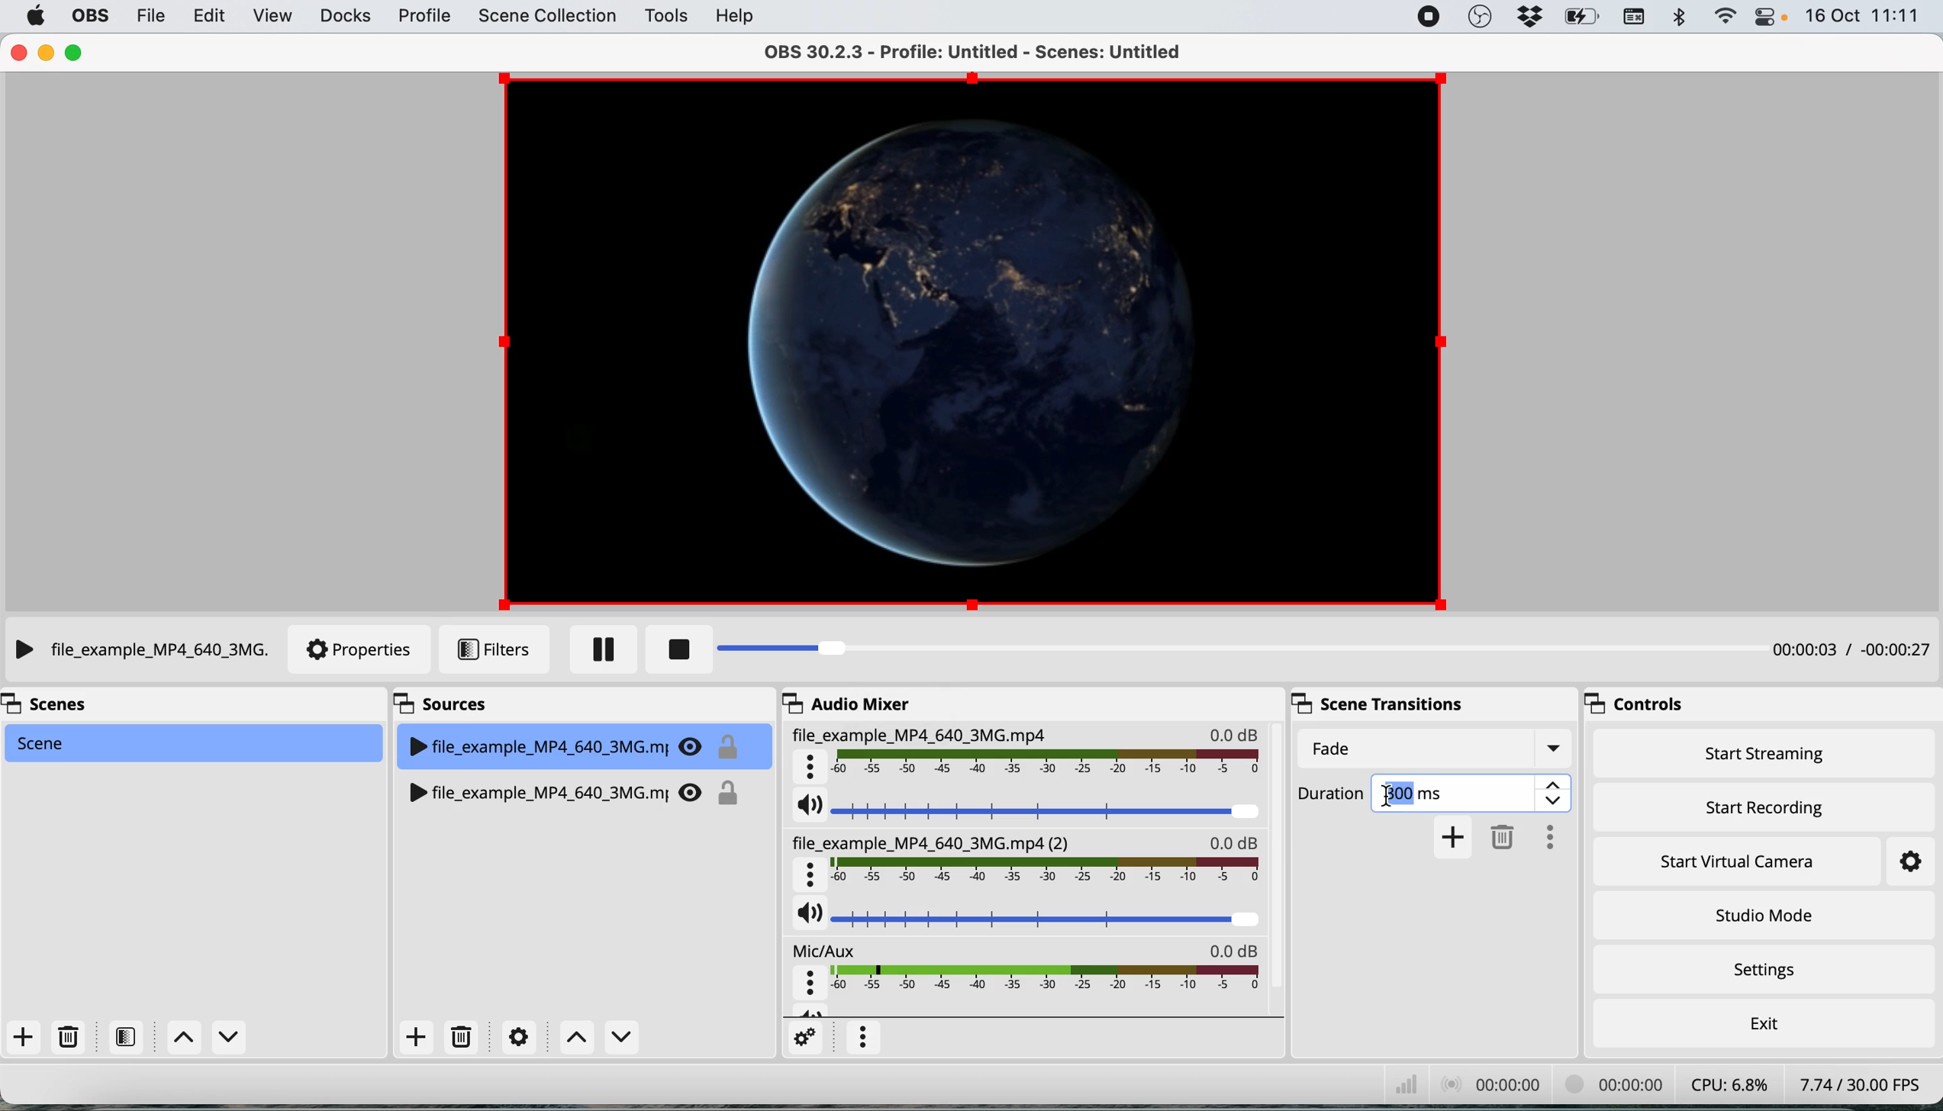 The height and width of the screenshot is (1111, 1943). Describe the element at coordinates (1856, 1084) in the screenshot. I see `frames per second` at that location.